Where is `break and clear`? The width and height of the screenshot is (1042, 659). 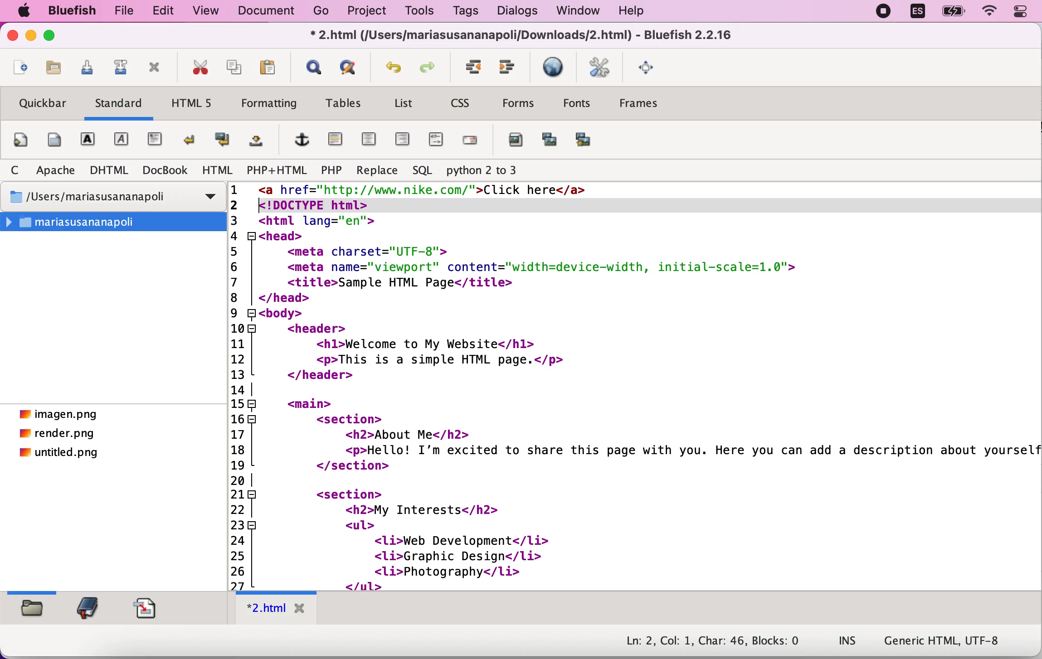 break and clear is located at coordinates (221, 141).